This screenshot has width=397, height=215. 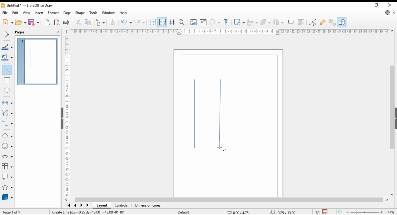 I want to click on zoom slider, so click(x=365, y=212).